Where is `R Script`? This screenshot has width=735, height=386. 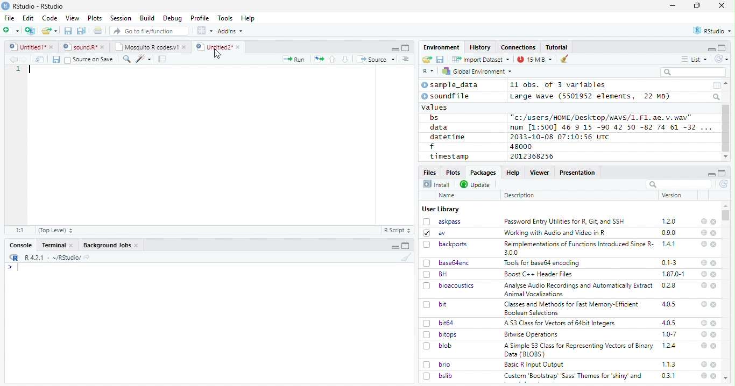
R Script is located at coordinates (397, 231).